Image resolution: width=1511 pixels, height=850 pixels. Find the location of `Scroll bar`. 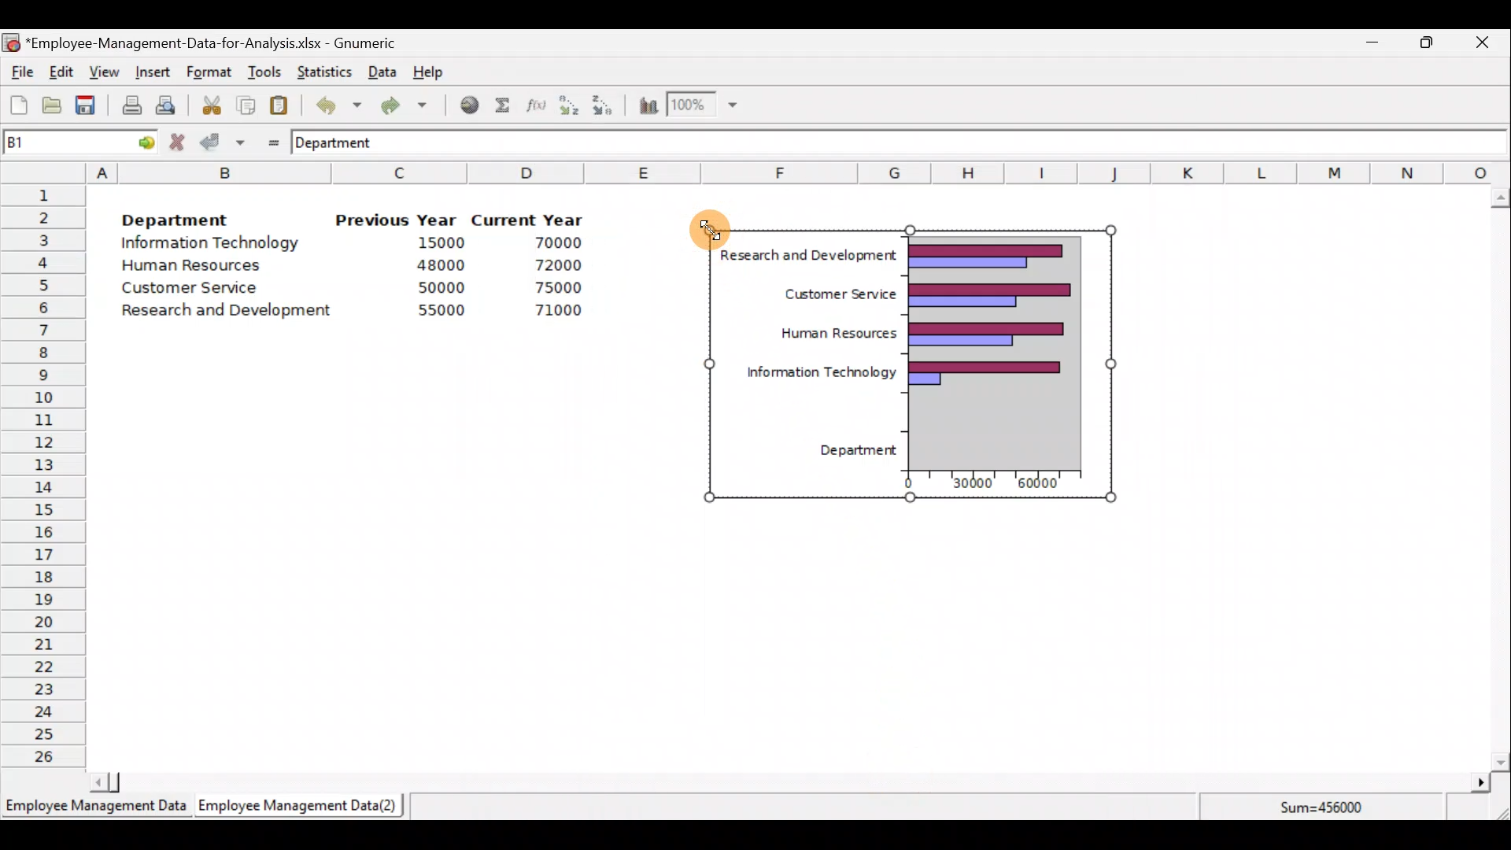

Scroll bar is located at coordinates (1500, 479).